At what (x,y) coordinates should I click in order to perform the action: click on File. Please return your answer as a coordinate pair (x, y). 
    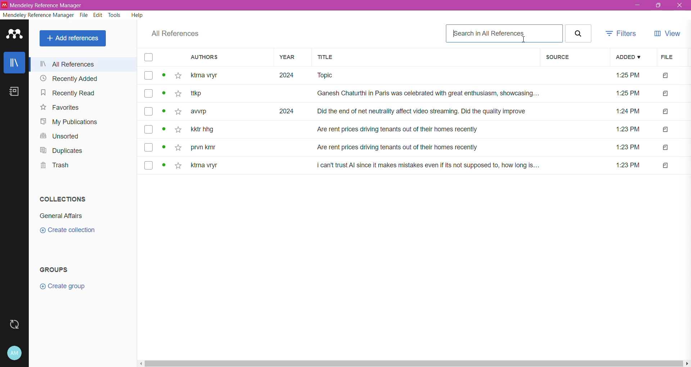
    Looking at the image, I should click on (84, 15).